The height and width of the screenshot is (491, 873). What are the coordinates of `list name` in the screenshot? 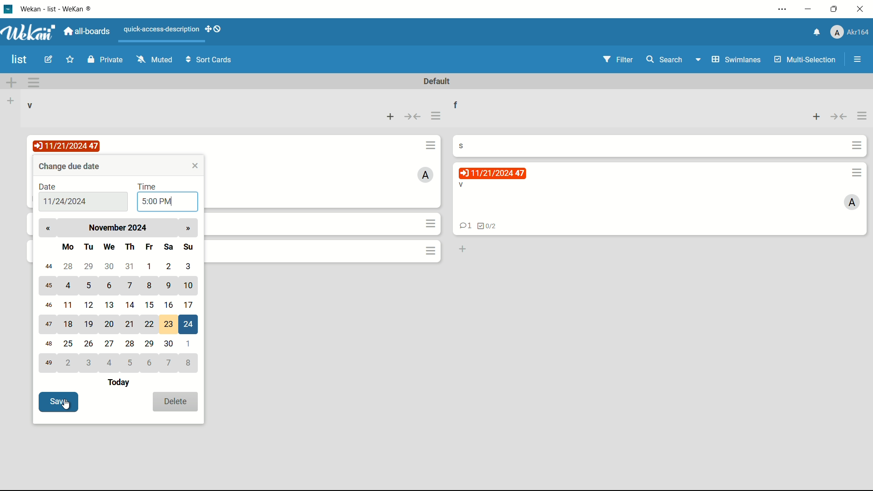 It's located at (462, 104).